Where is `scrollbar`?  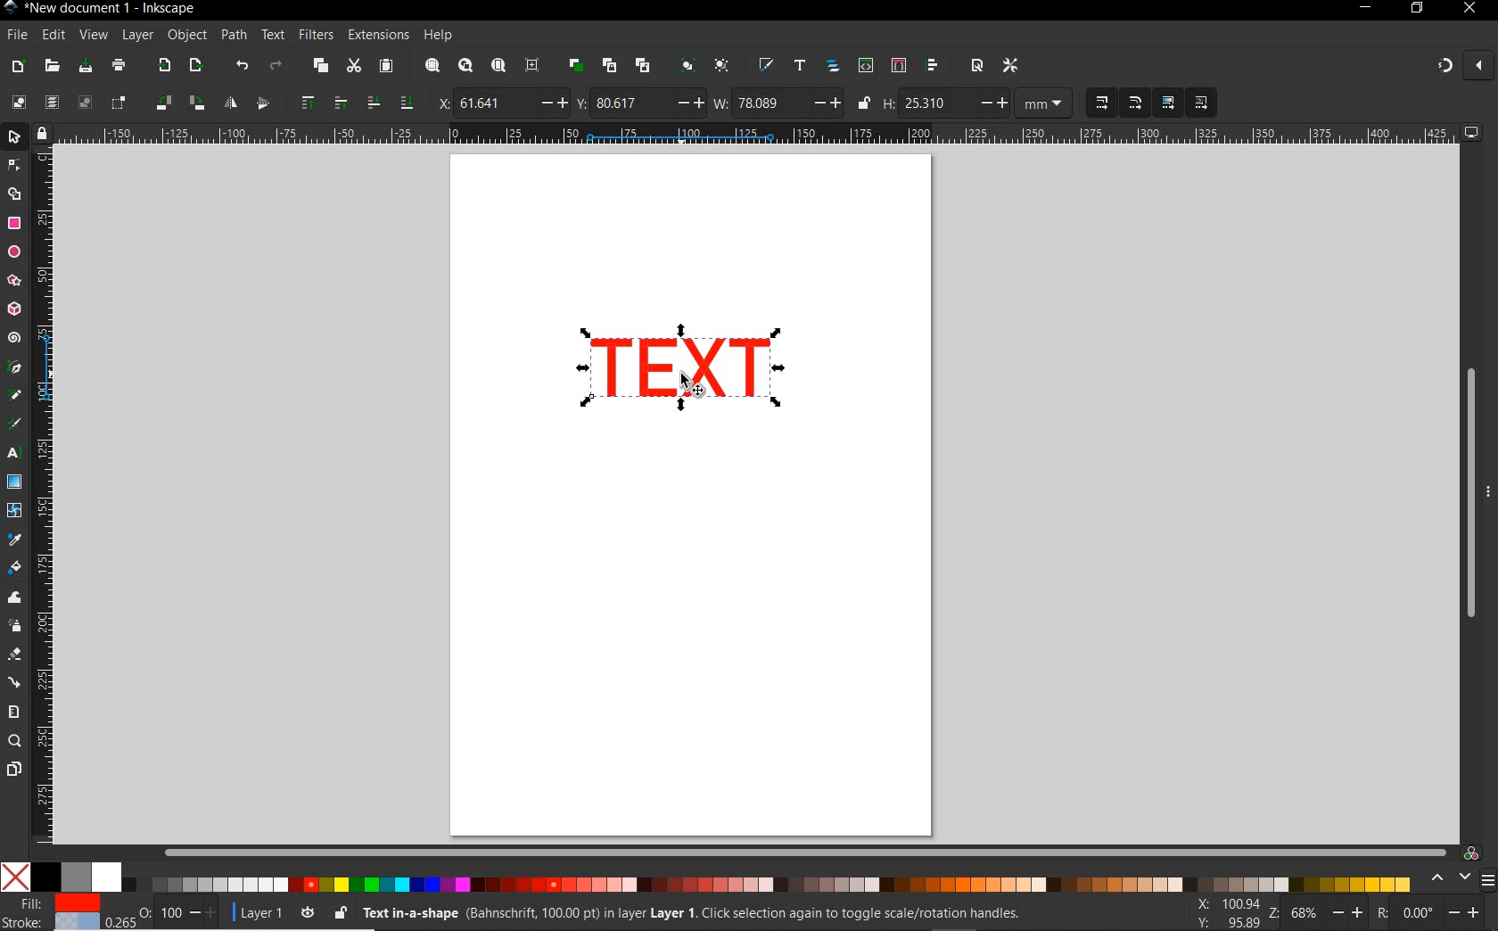
scrollbar is located at coordinates (805, 852).